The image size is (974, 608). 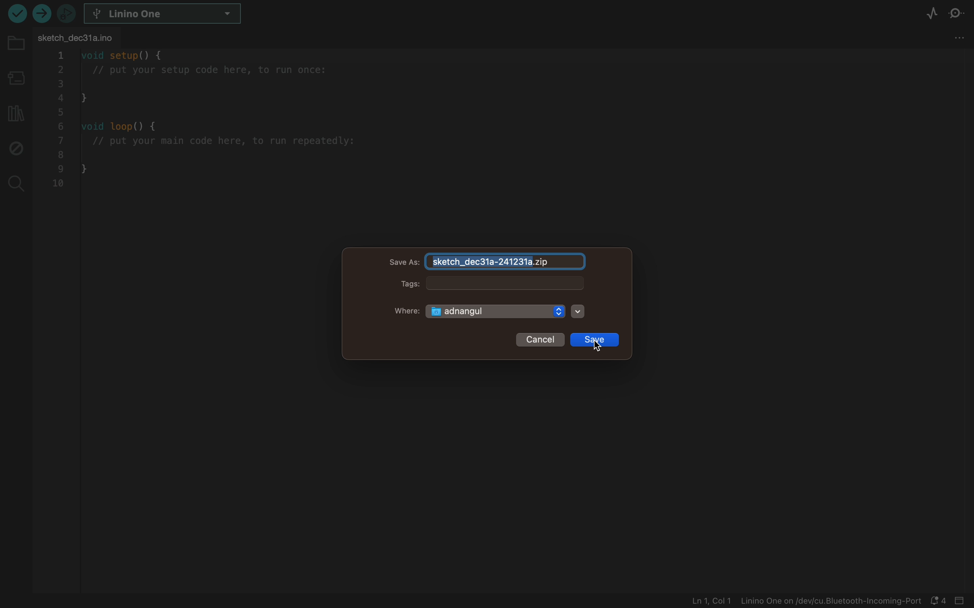 I want to click on file tab, so click(x=80, y=38).